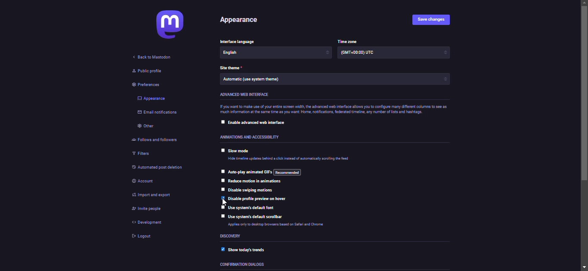 Image resolution: width=588 pixels, height=271 pixels. What do you see at coordinates (248, 136) in the screenshot?
I see `accessibility` at bounding box center [248, 136].